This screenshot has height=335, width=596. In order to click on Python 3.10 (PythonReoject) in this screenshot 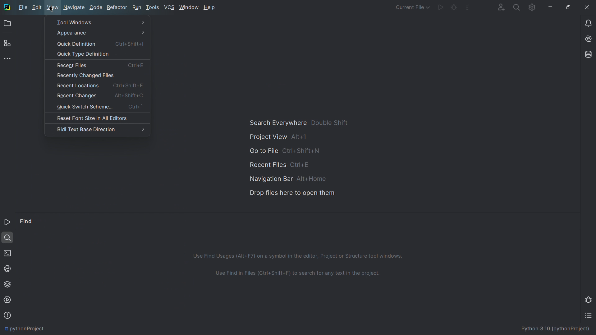, I will do `click(554, 328)`.